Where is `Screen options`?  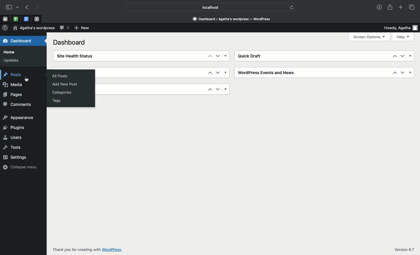
Screen options is located at coordinates (369, 37).